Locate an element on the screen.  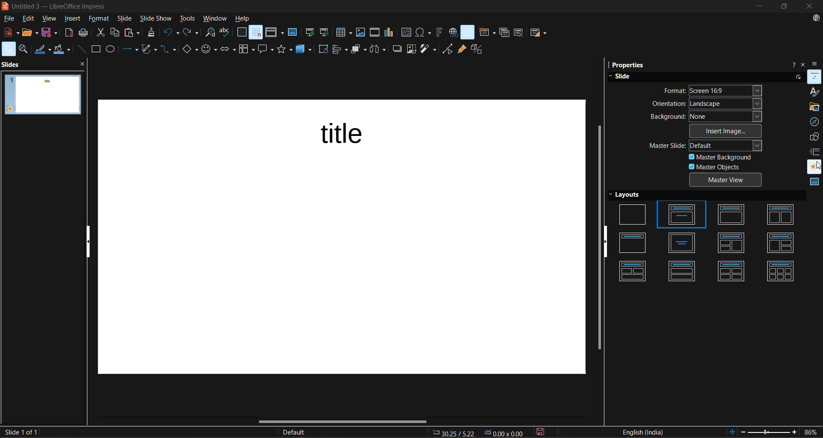
show gluepoint functions is located at coordinates (461, 50).